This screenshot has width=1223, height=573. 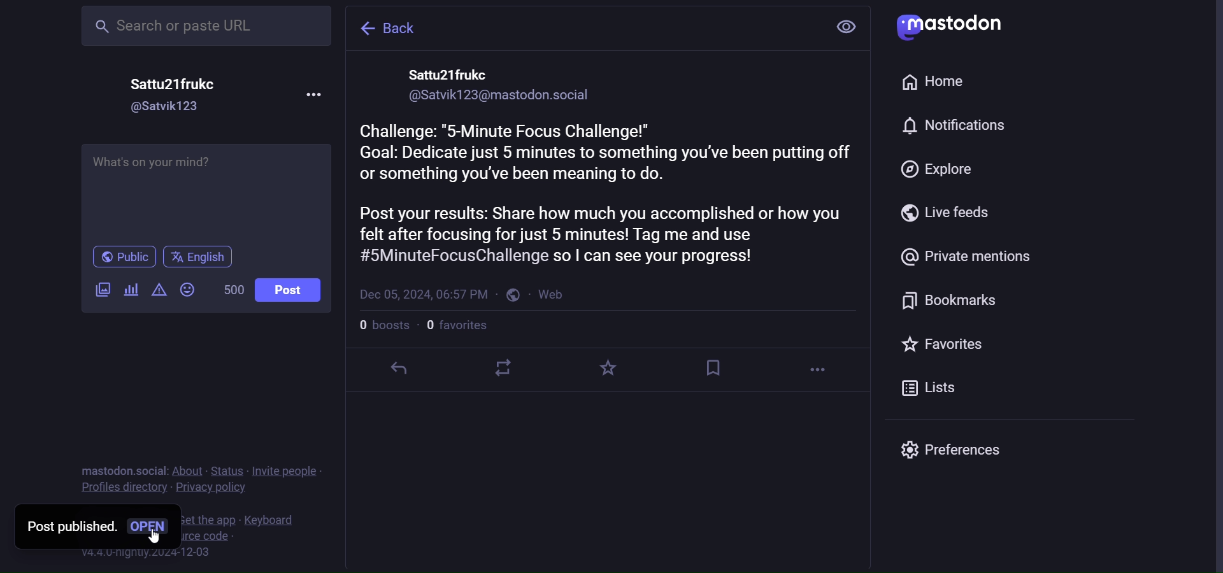 I want to click on open, so click(x=154, y=525).